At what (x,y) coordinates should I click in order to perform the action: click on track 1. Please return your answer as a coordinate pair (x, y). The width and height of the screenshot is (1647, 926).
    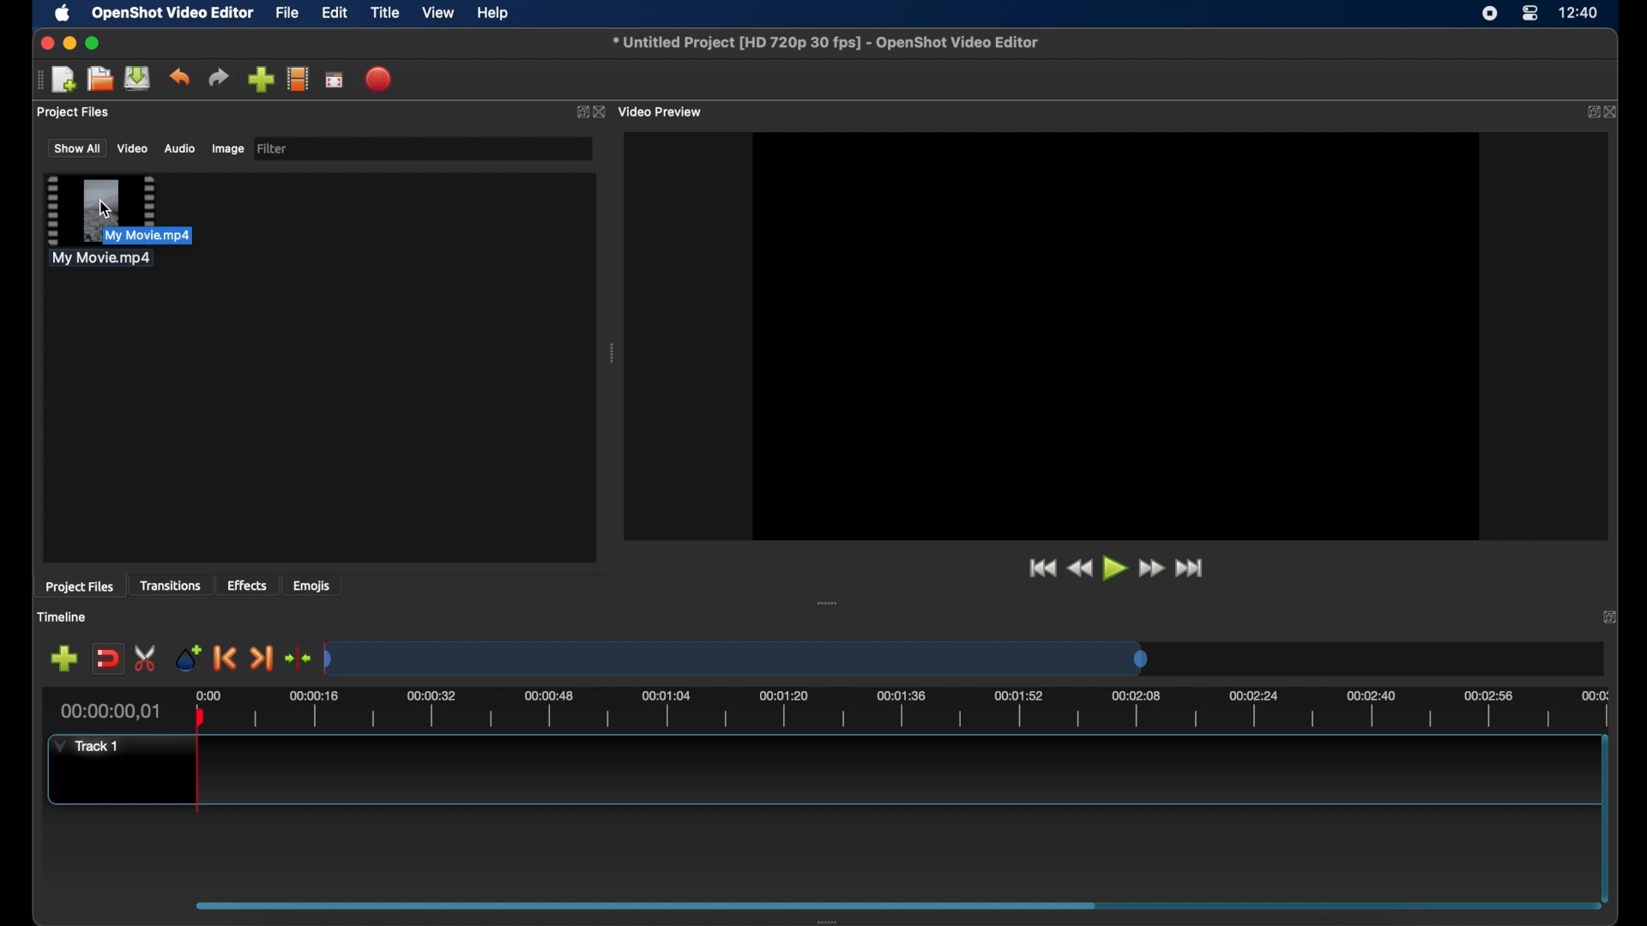
    Looking at the image, I should click on (84, 746).